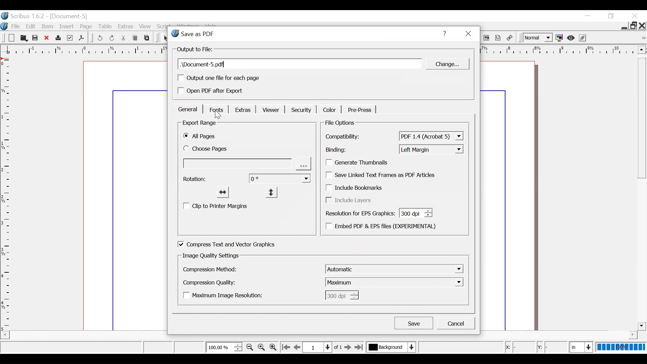 This screenshot has width=647, height=364. What do you see at coordinates (572, 38) in the screenshot?
I see `Preview mode` at bounding box center [572, 38].